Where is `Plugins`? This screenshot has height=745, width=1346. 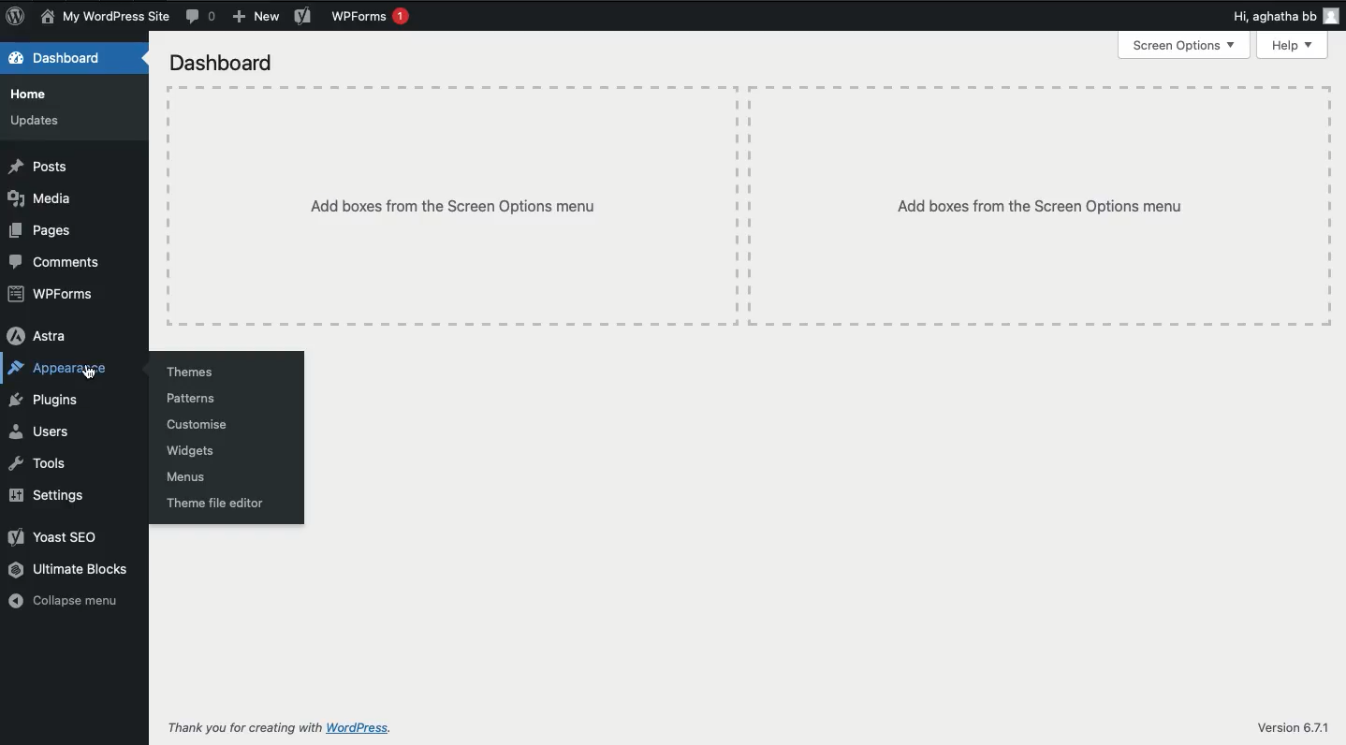 Plugins is located at coordinates (43, 402).